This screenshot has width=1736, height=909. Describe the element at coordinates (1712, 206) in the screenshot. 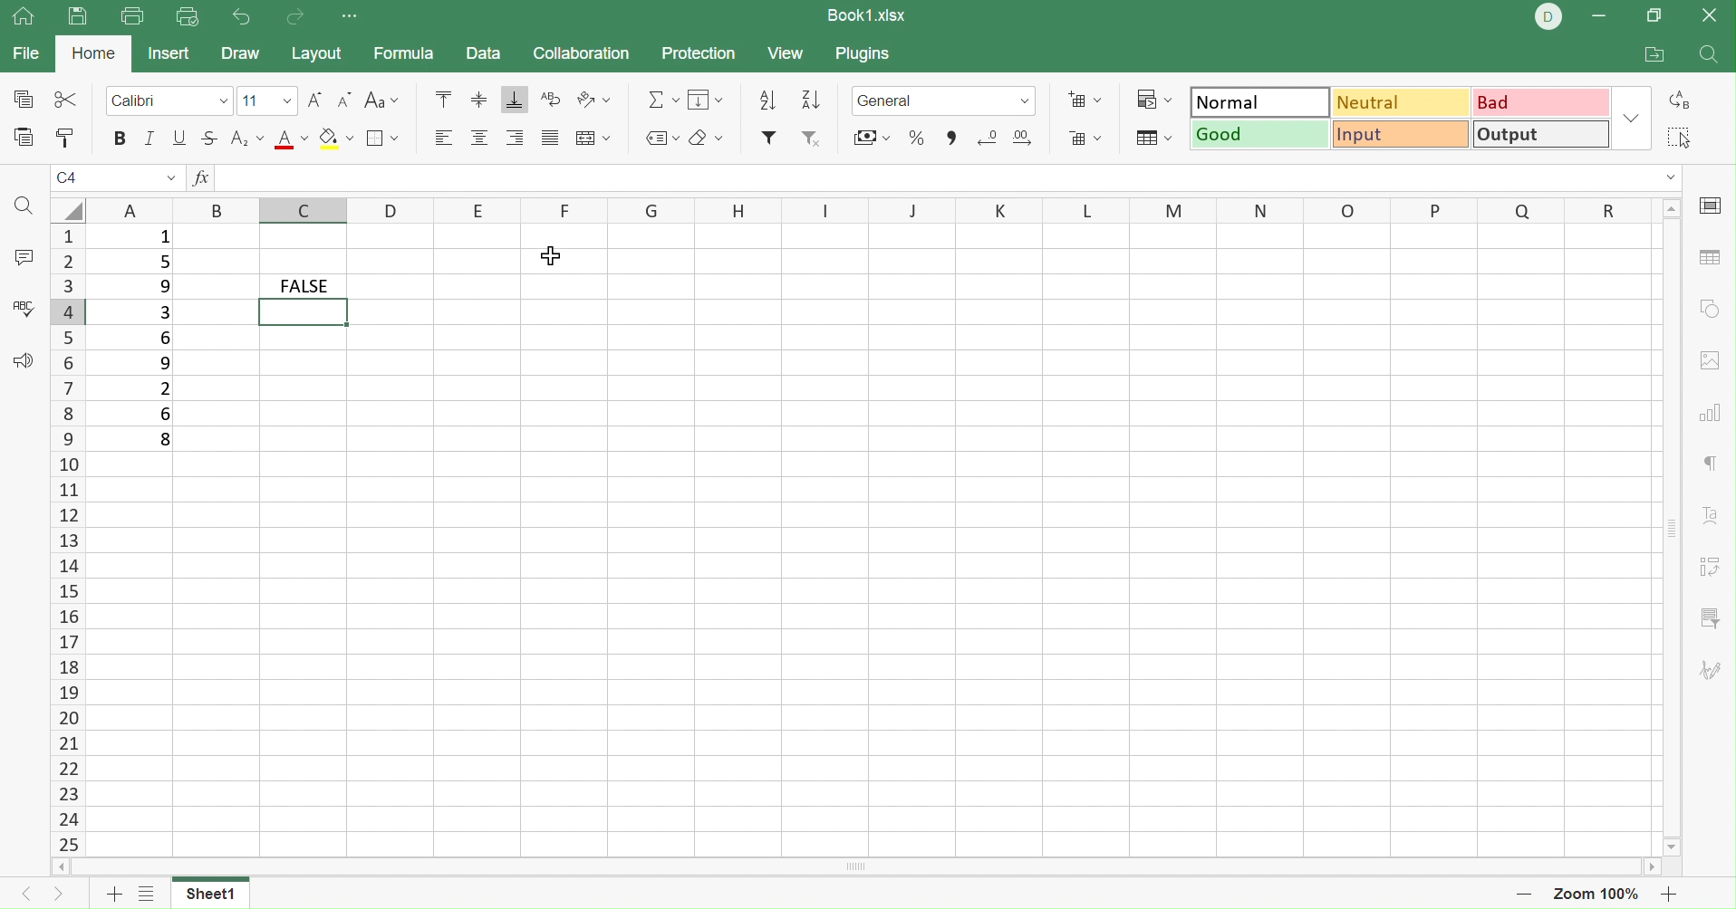

I see `Slide settings` at that location.